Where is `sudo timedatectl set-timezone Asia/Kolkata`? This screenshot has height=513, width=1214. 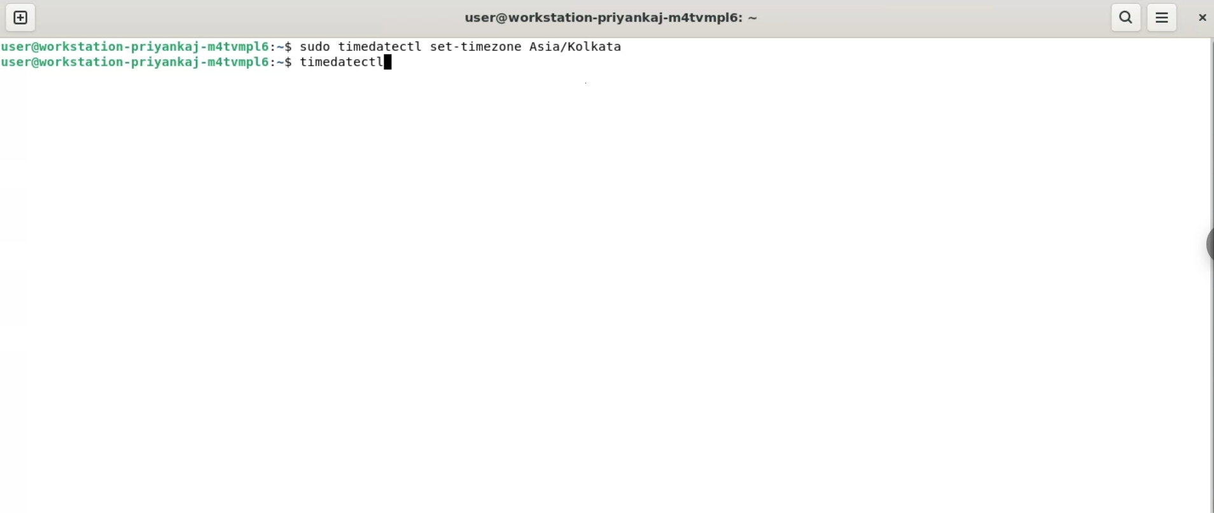 sudo timedatectl set-timezone Asia/Kolkata is located at coordinates (463, 46).